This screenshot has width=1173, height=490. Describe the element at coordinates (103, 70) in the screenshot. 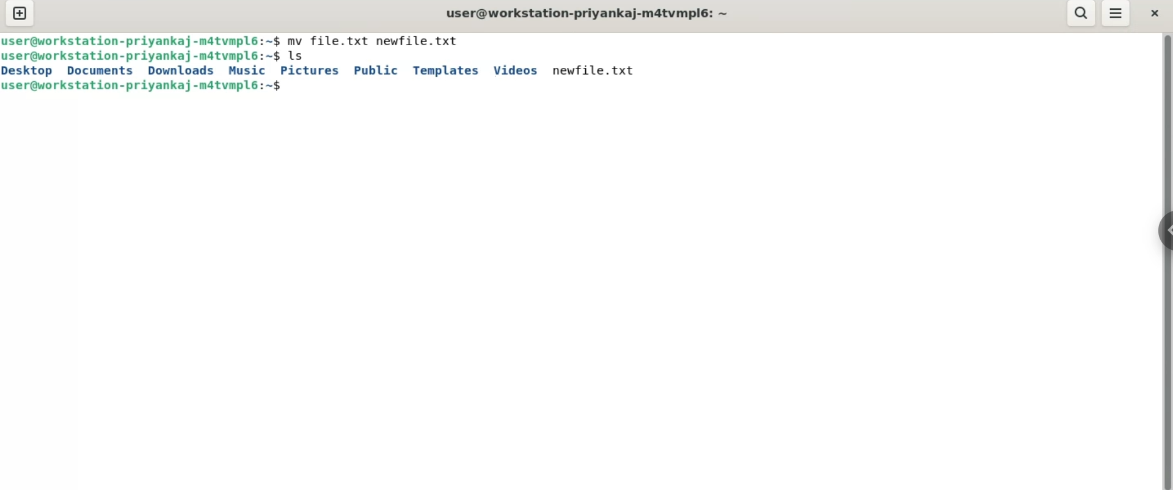

I see `documents` at that location.